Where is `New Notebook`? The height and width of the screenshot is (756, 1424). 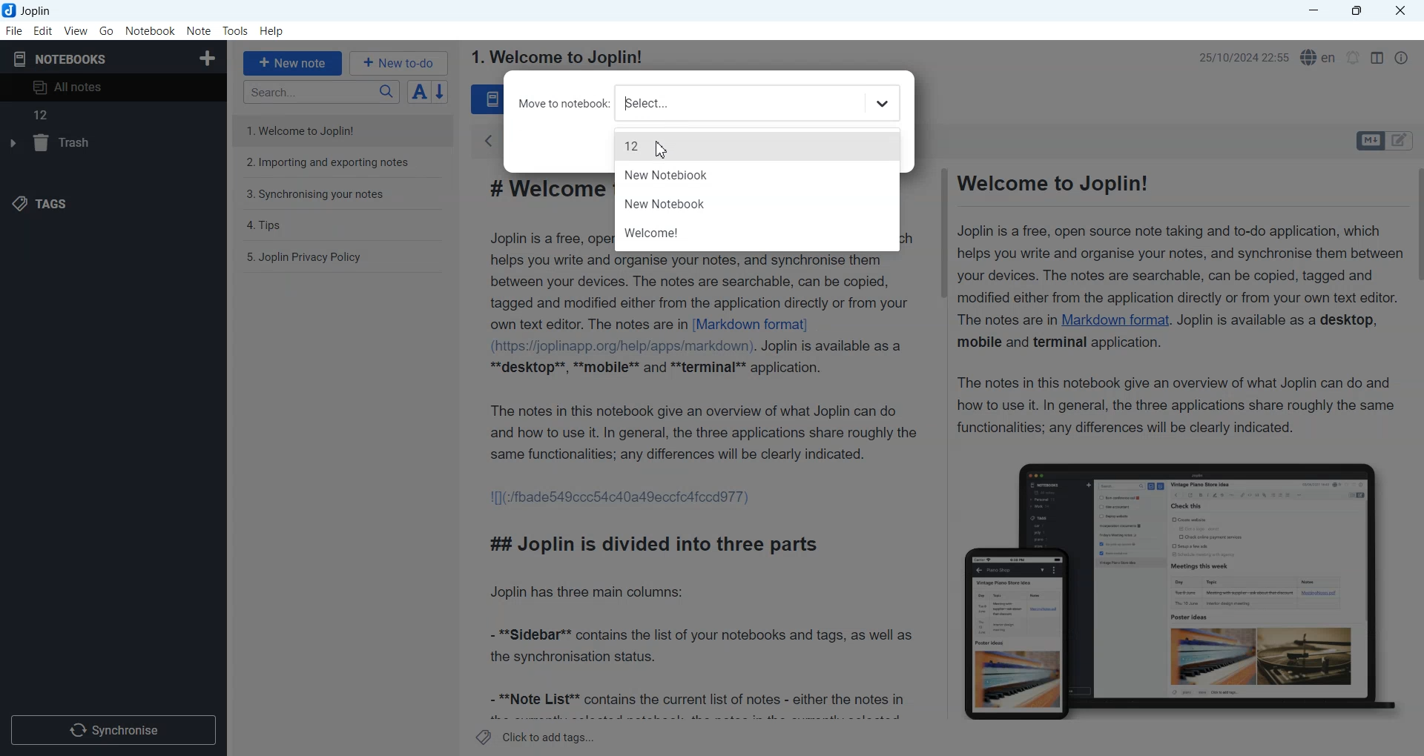
New Notebook is located at coordinates (759, 176).